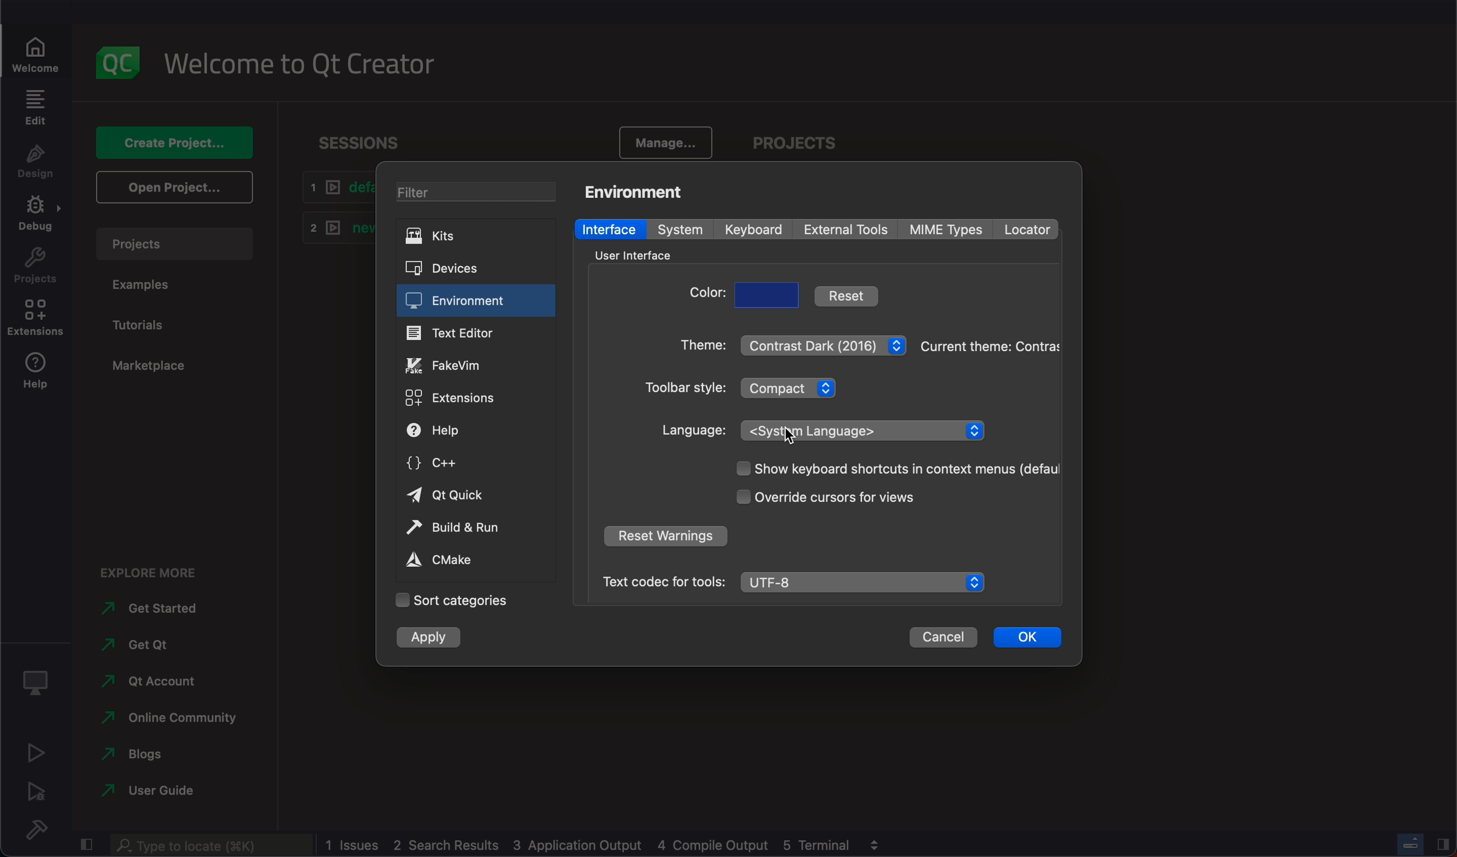 Image resolution: width=1457 pixels, height=857 pixels. What do you see at coordinates (787, 387) in the screenshot?
I see `toolbar style menu` at bounding box center [787, 387].